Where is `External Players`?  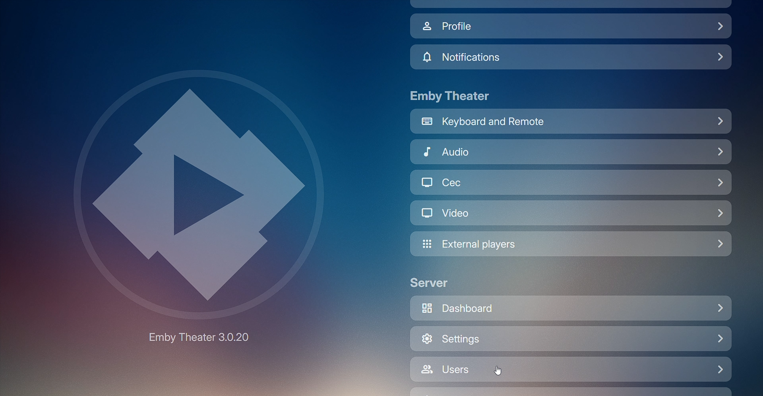
External Players is located at coordinates (571, 244).